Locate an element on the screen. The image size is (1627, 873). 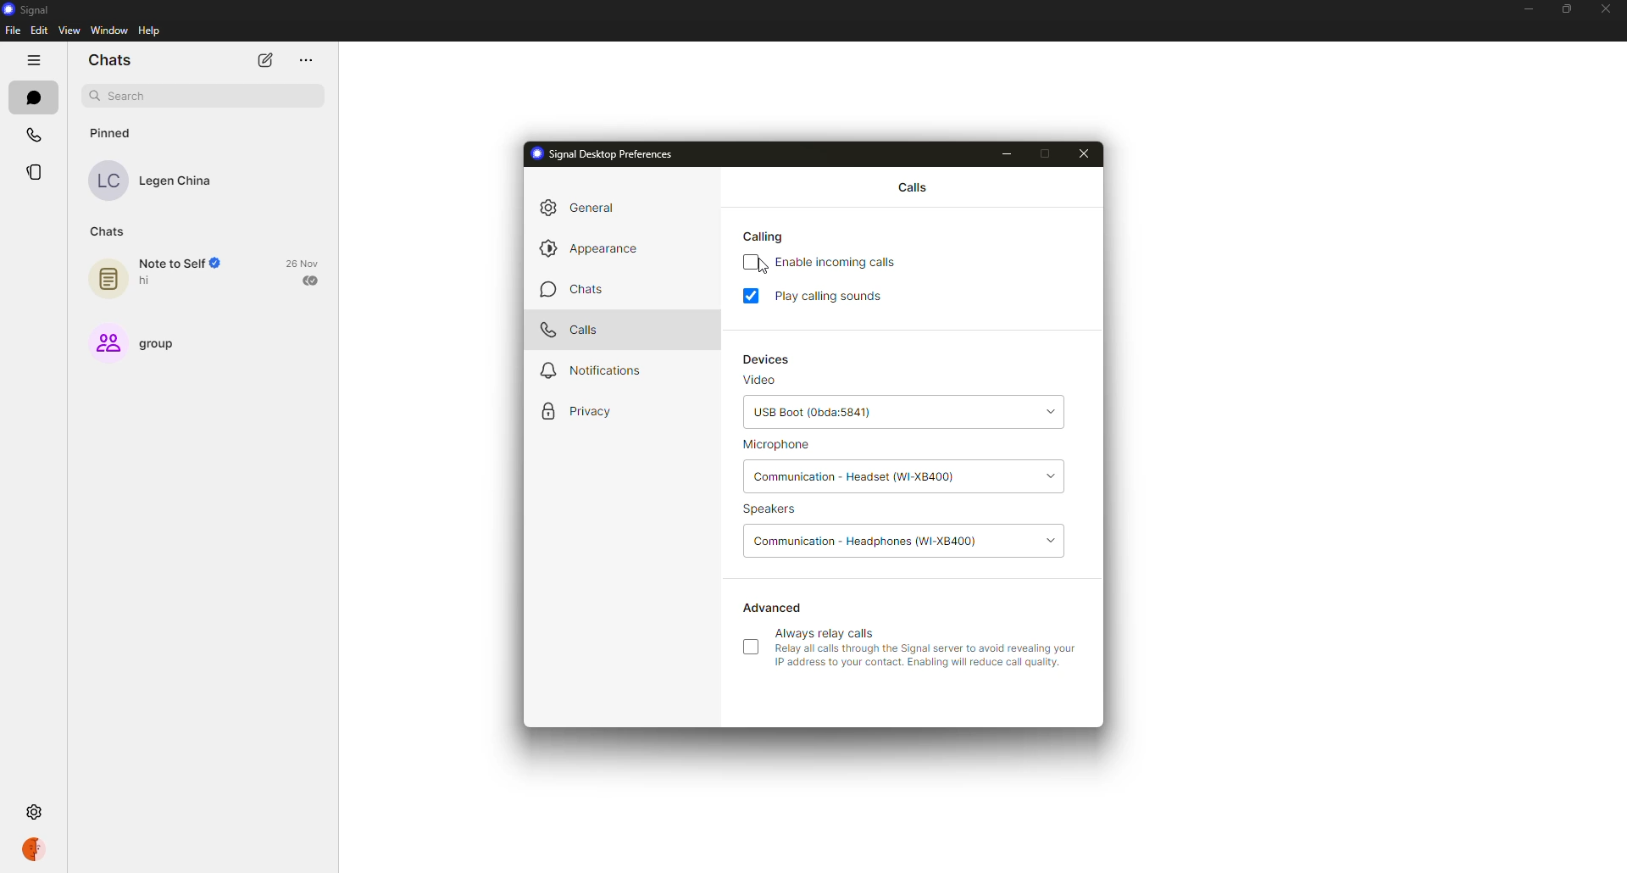
click to enable is located at coordinates (749, 648).